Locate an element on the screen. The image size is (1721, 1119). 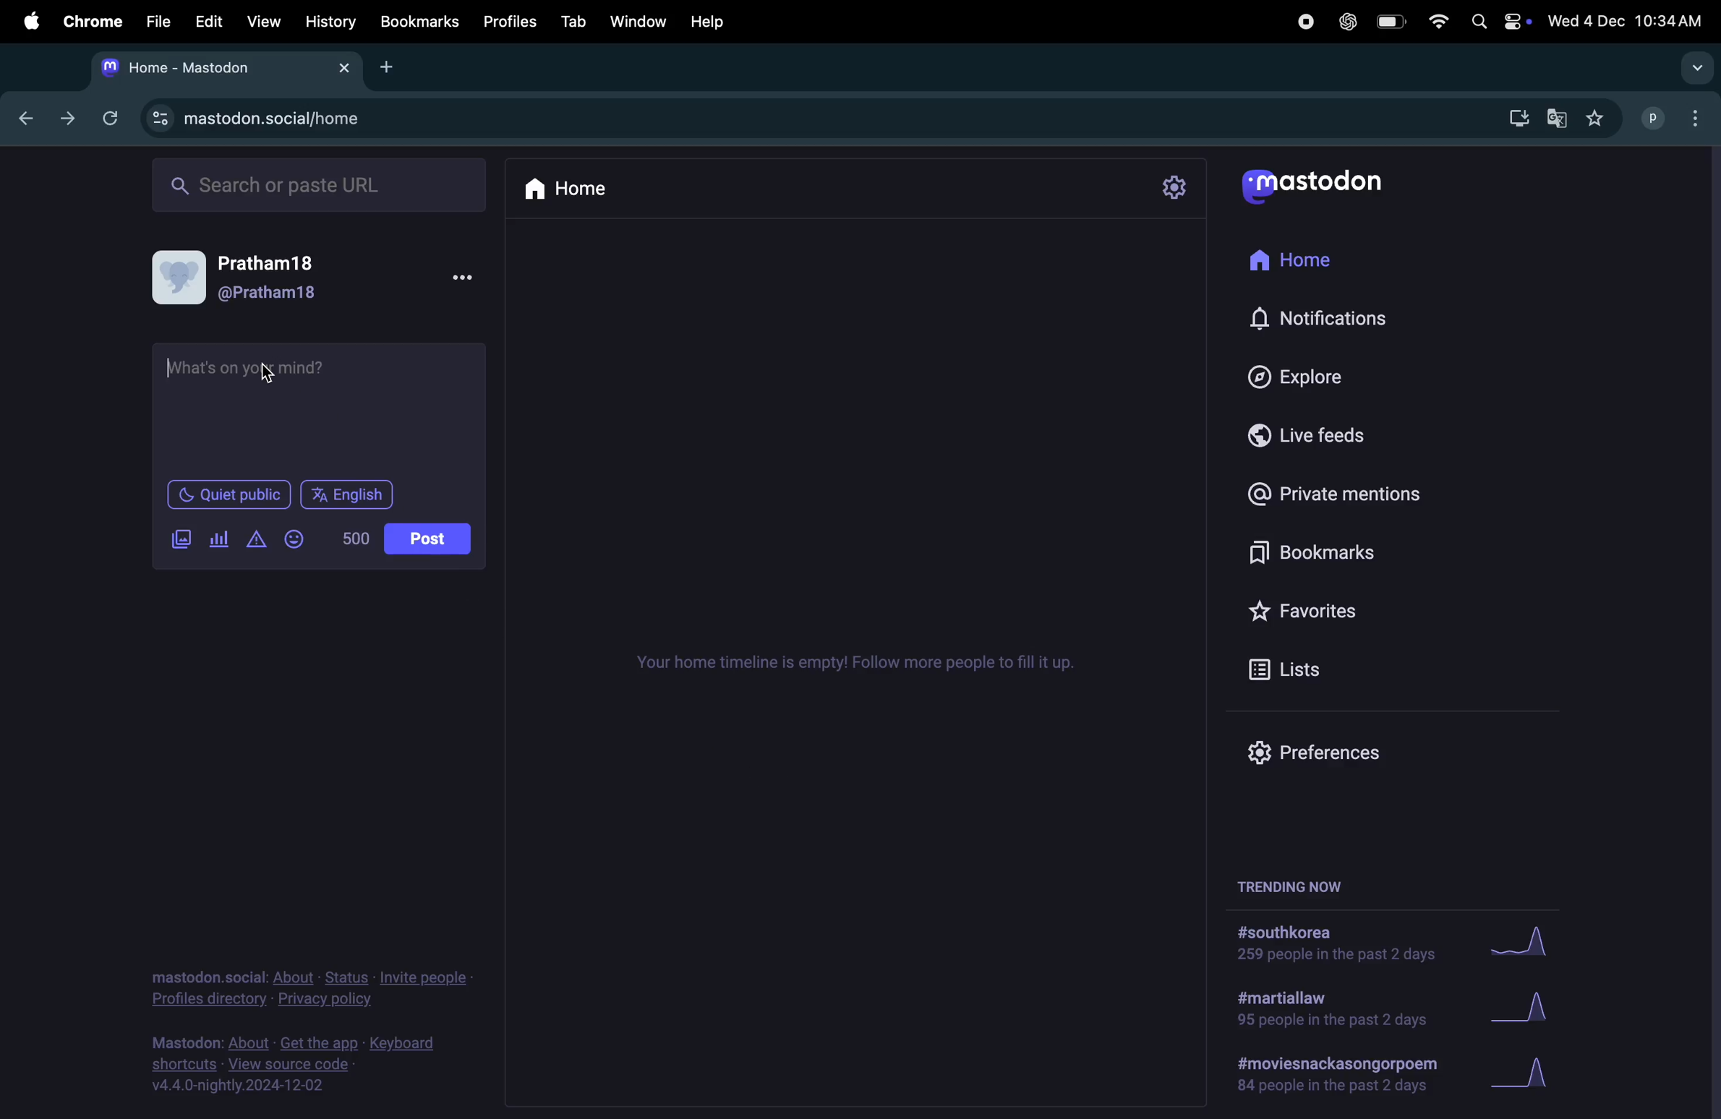
500 words is located at coordinates (359, 539).